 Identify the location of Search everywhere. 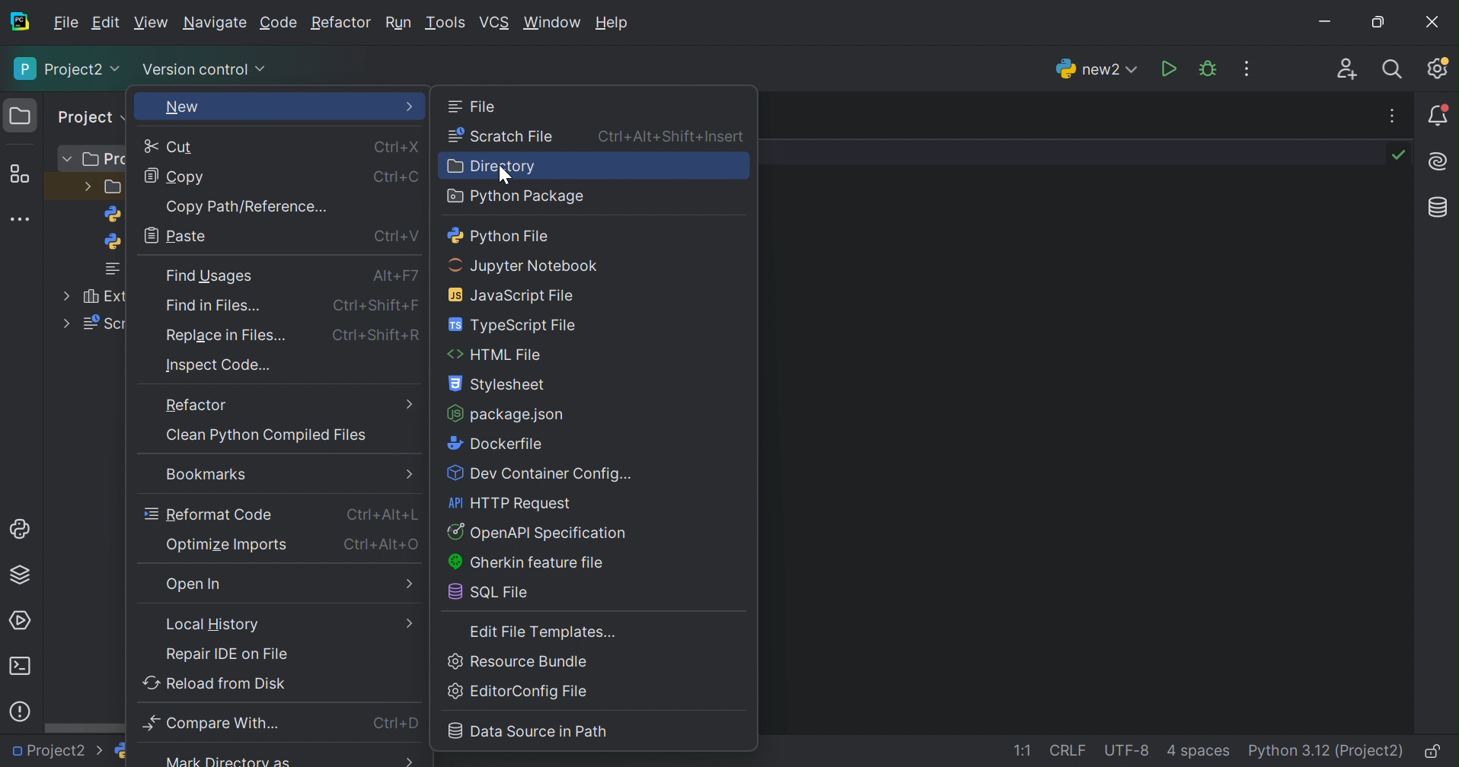
(1398, 70).